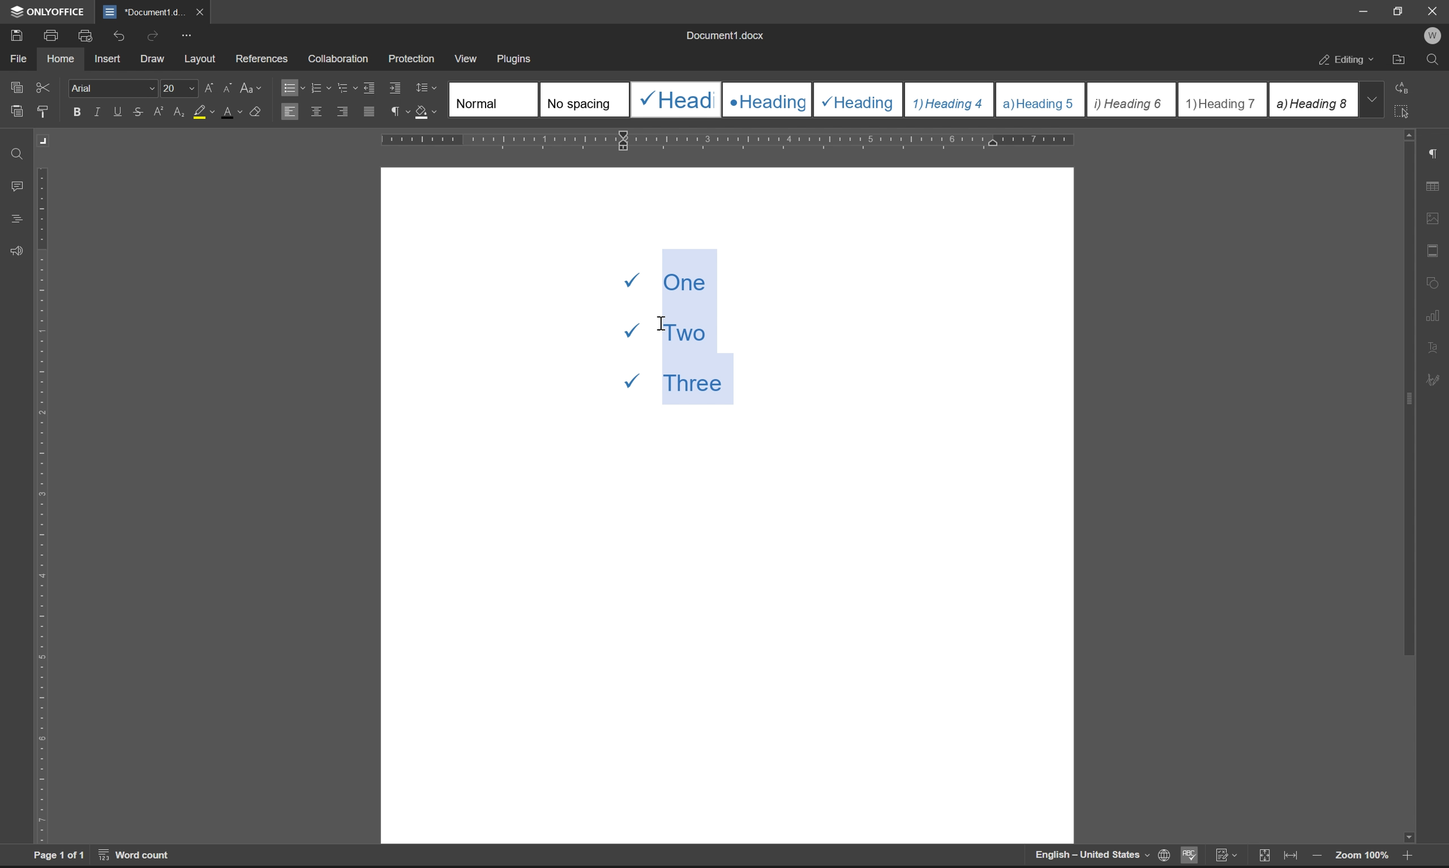 The width and height of the screenshot is (1449, 868). What do you see at coordinates (370, 112) in the screenshot?
I see `justified` at bounding box center [370, 112].